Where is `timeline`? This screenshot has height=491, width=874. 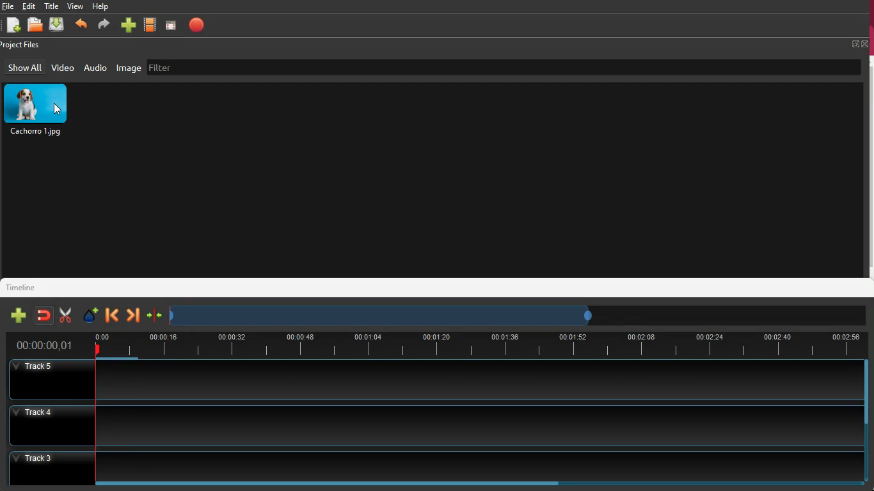
timeline is located at coordinates (385, 315).